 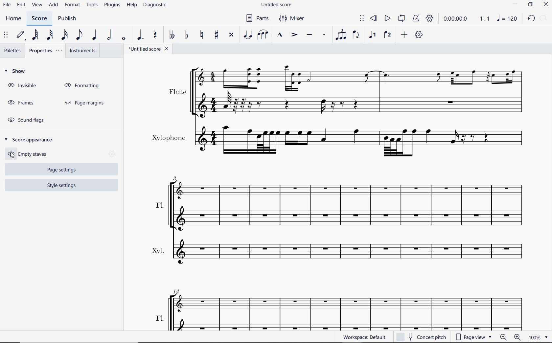 What do you see at coordinates (27, 154) in the screenshot?
I see `EMPTY STAVES` at bounding box center [27, 154].